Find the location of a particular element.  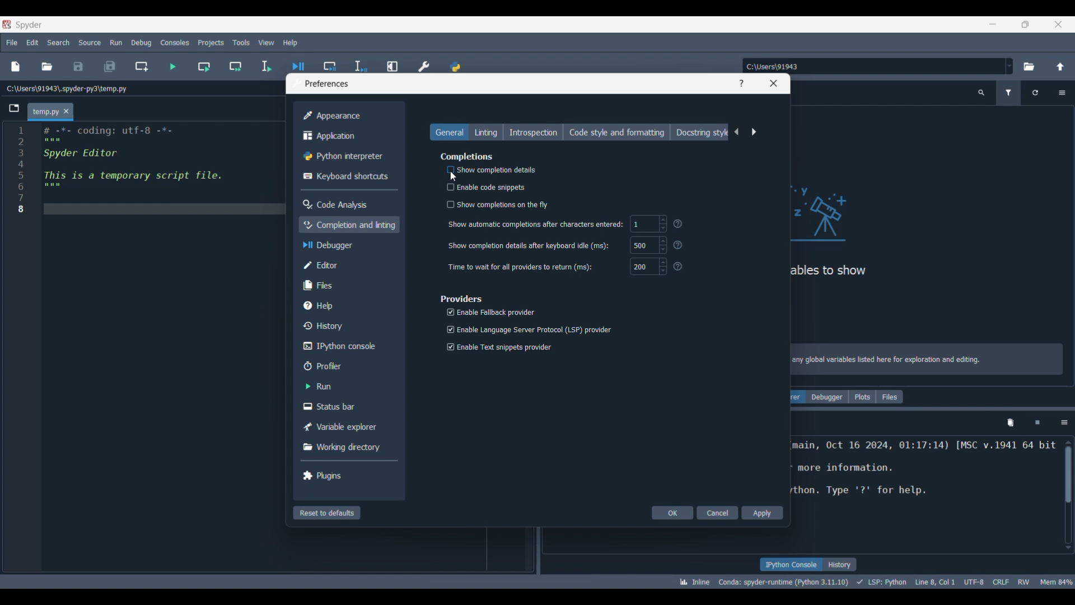

Enable Language Server Protocol (LSP) provider is located at coordinates (527, 328).